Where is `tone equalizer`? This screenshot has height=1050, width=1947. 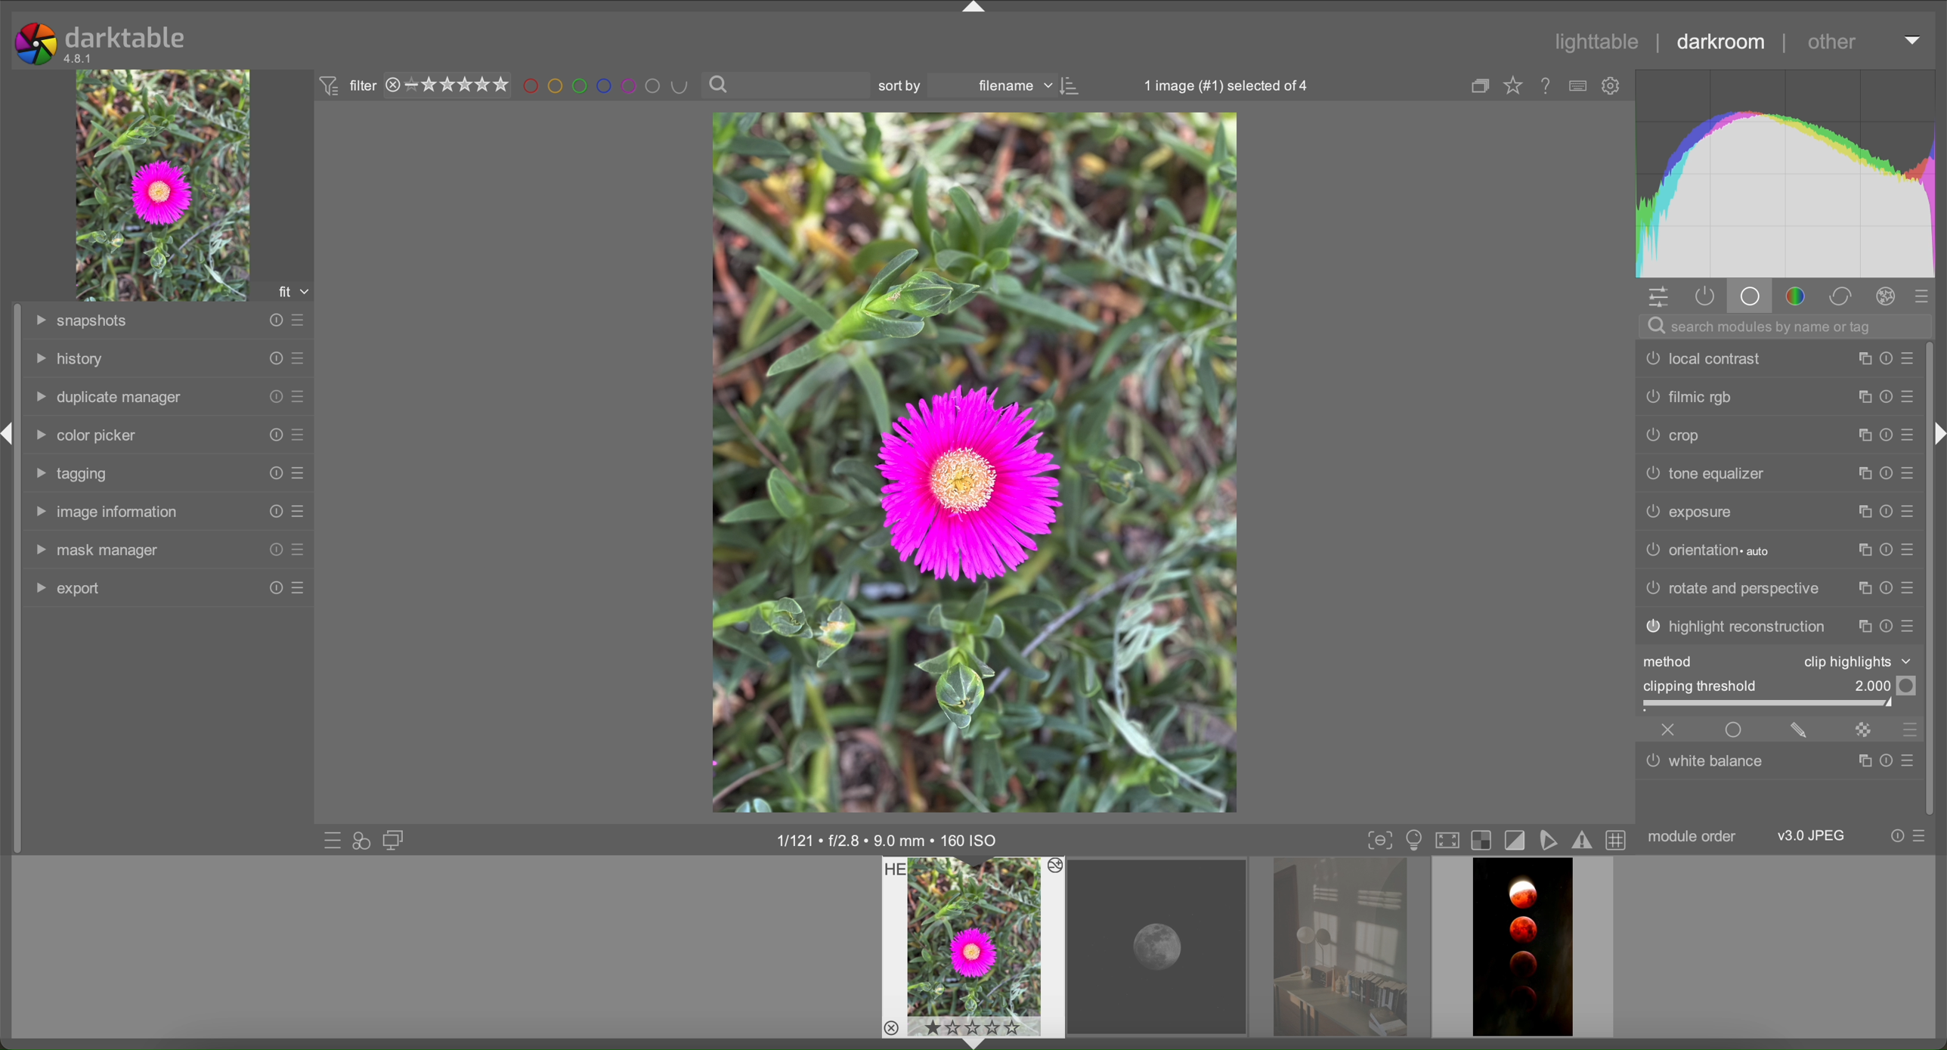
tone equalizer is located at coordinates (1706, 471).